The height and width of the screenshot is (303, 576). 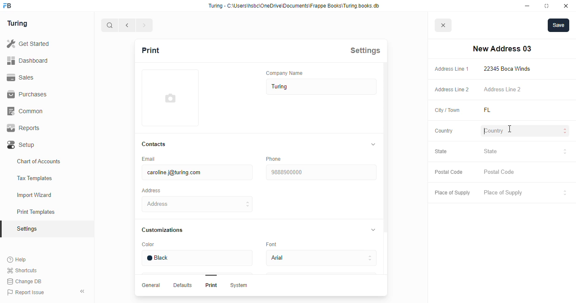 I want to click on company name, so click(x=285, y=73).